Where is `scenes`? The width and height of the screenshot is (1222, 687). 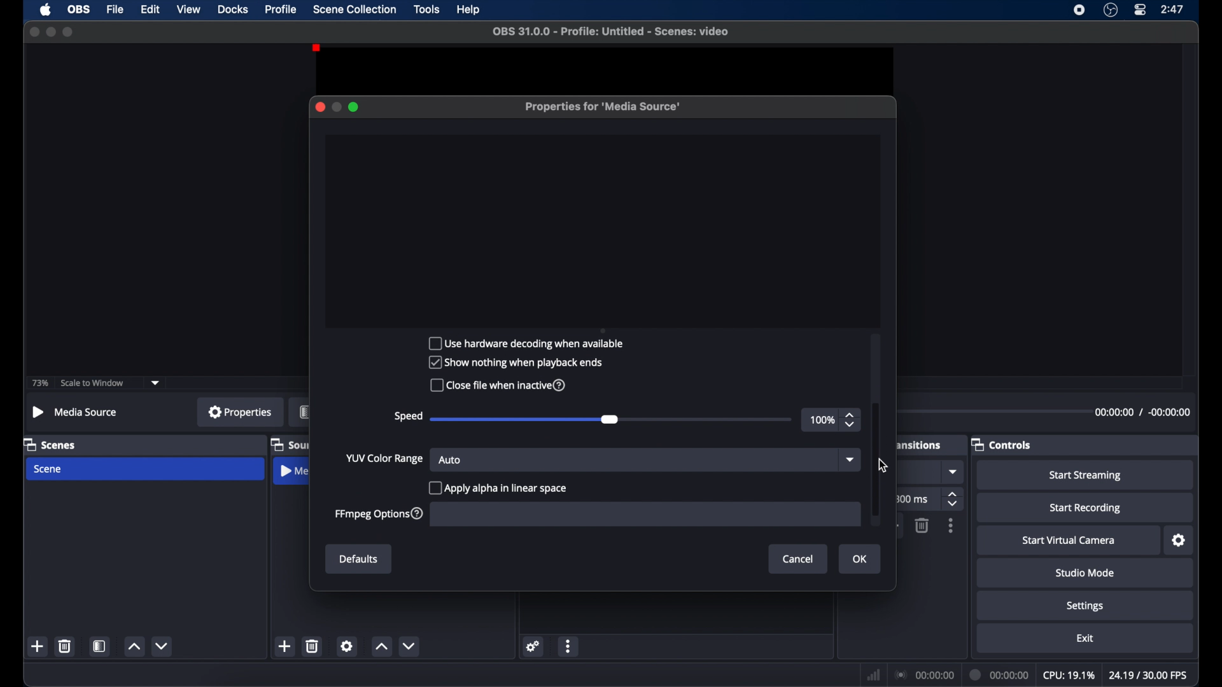
scenes is located at coordinates (50, 445).